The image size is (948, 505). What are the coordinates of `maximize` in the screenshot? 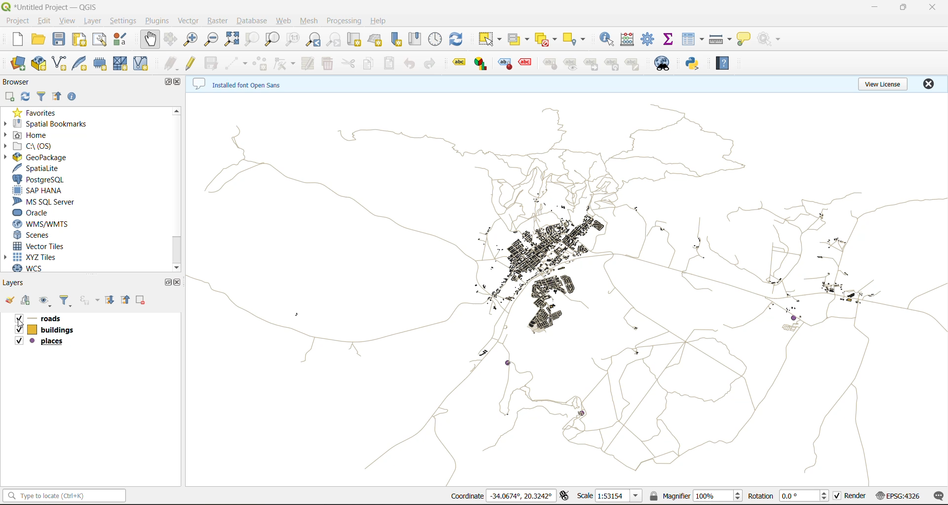 It's located at (909, 7).